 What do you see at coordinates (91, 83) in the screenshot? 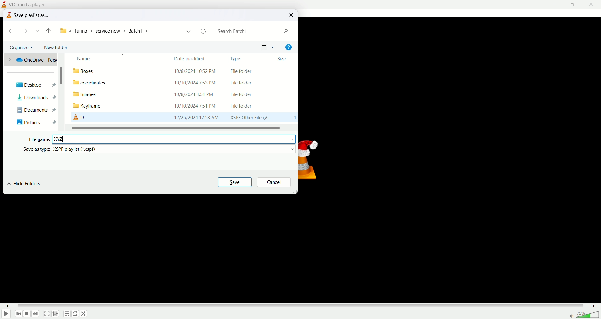
I see `coordinates` at bounding box center [91, 83].